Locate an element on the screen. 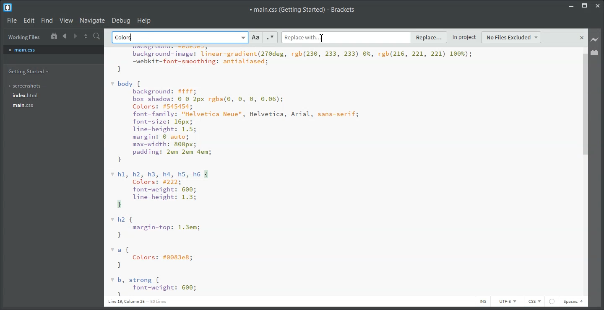 The width and height of the screenshot is (604, 310). main.css is located at coordinates (31, 105).